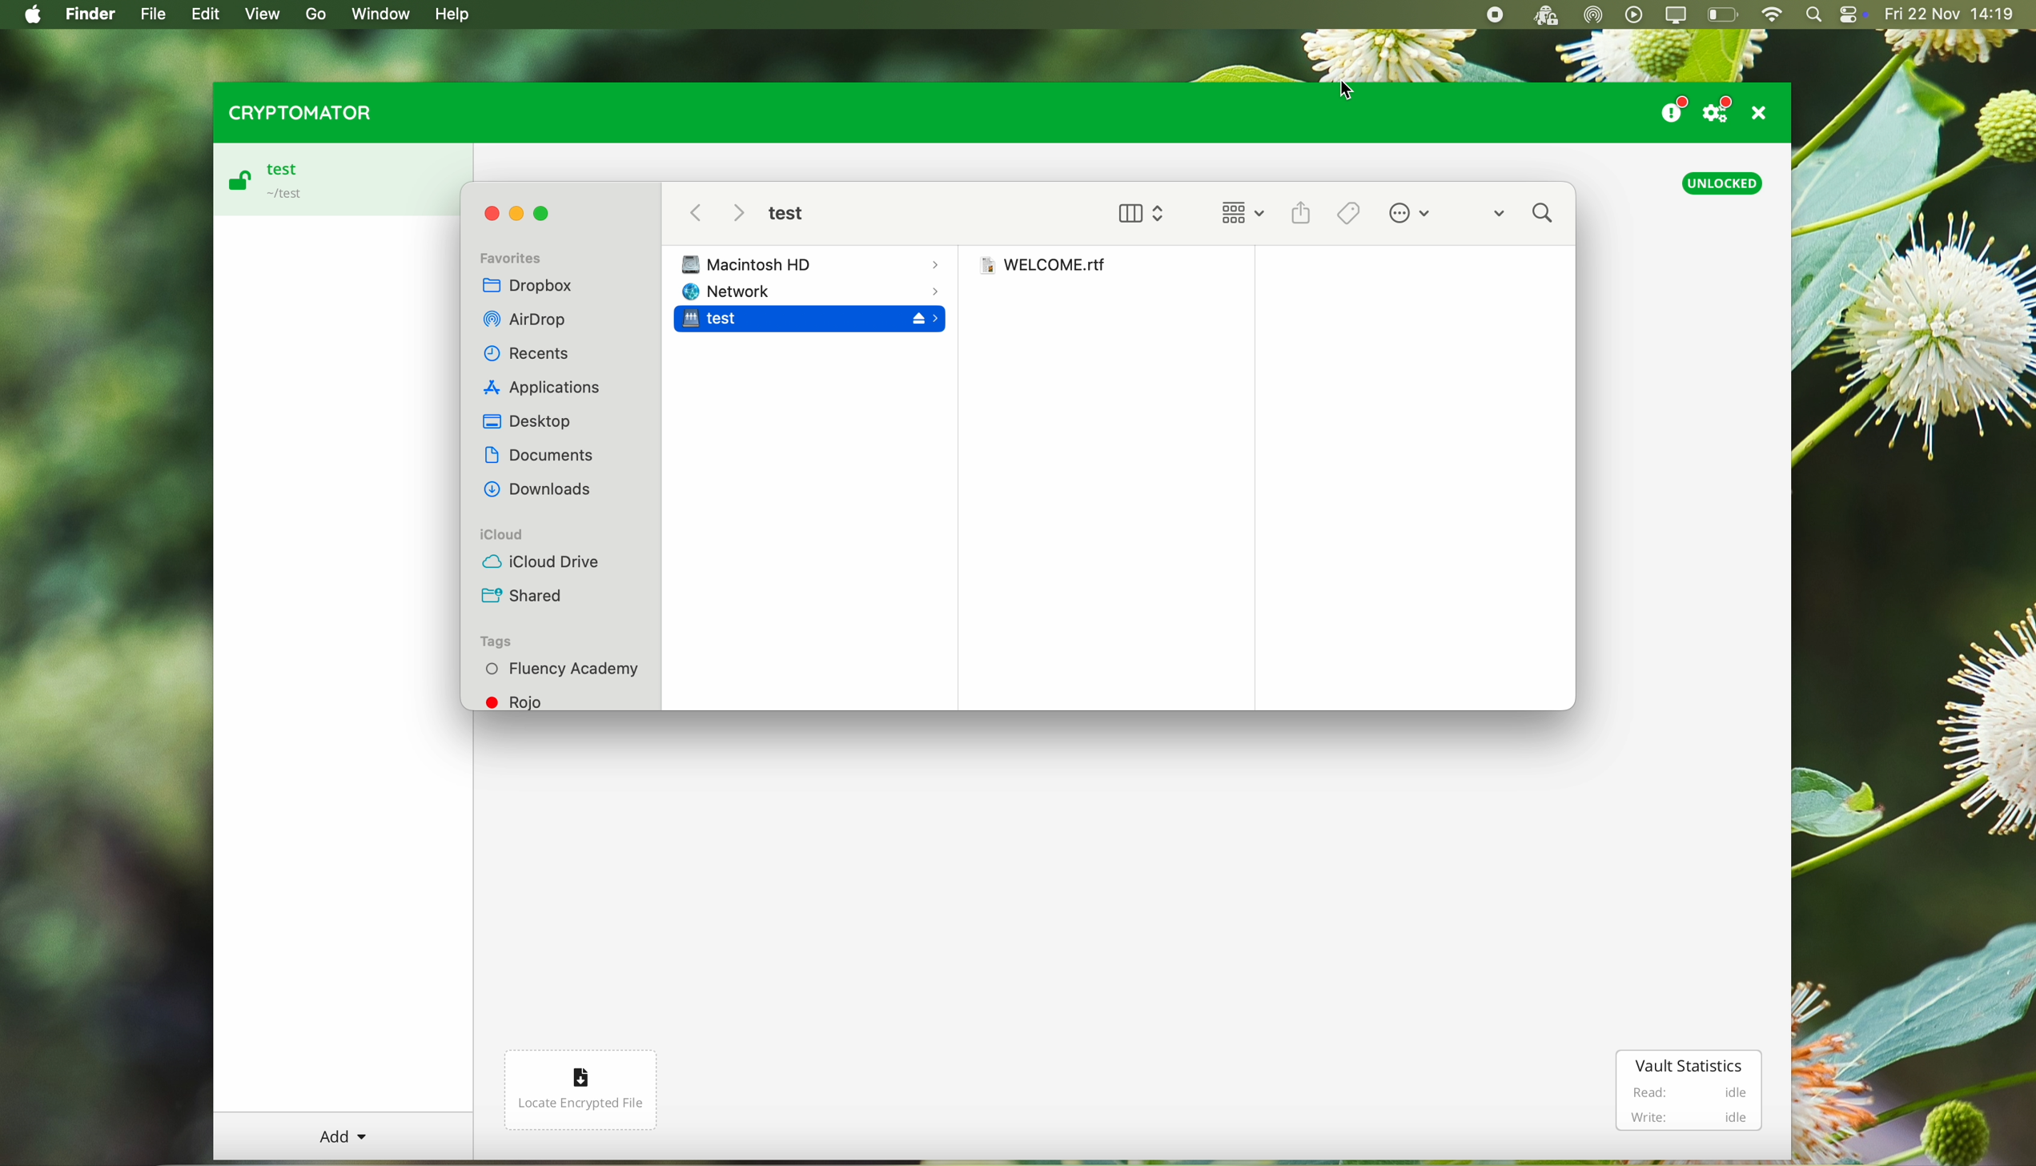 The width and height of the screenshot is (2036, 1166). What do you see at coordinates (1238, 215) in the screenshot?
I see `grid view` at bounding box center [1238, 215].